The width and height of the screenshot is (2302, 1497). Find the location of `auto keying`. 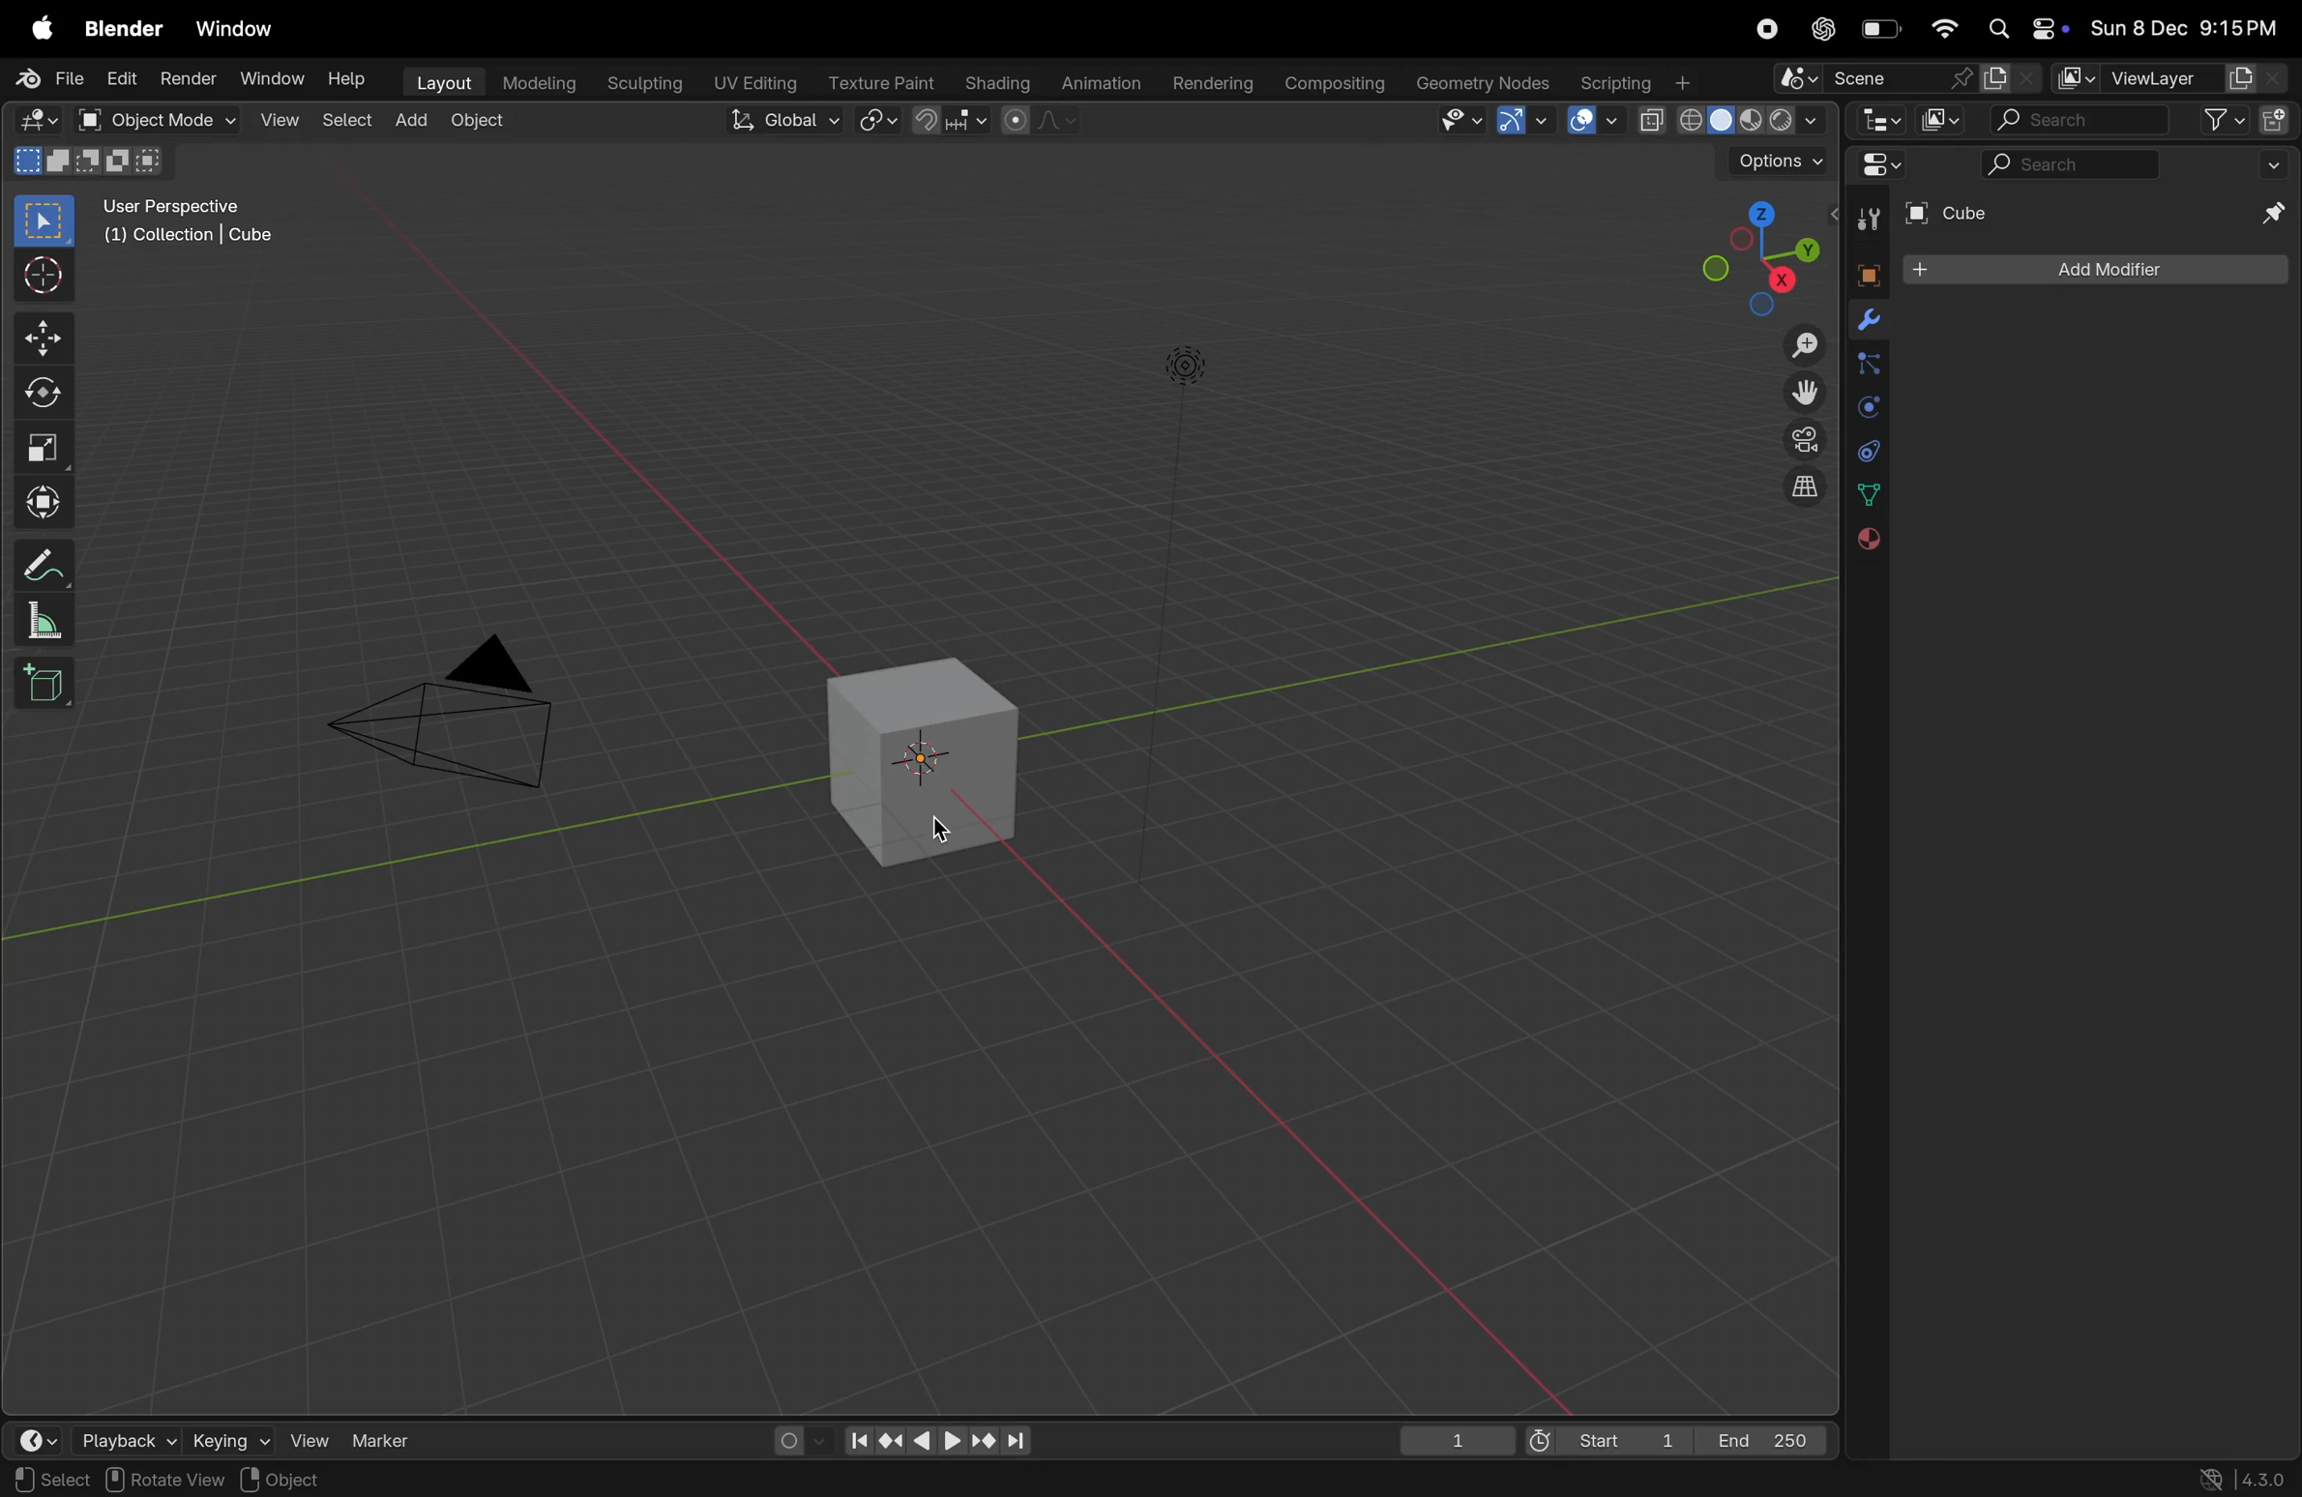

auto keying is located at coordinates (792, 1436).